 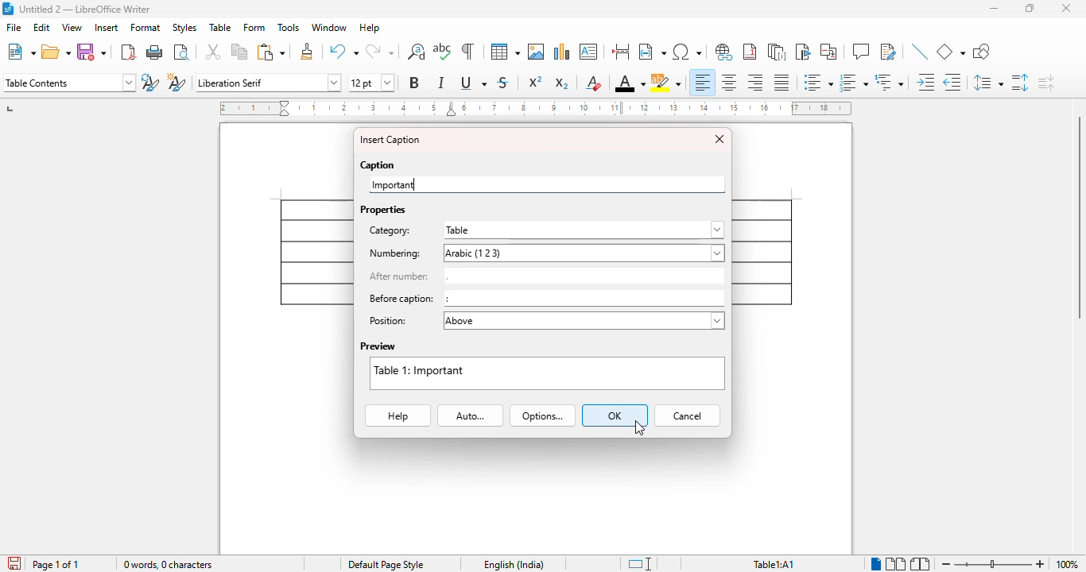 What do you see at coordinates (1030, 8) in the screenshot?
I see `maximize` at bounding box center [1030, 8].